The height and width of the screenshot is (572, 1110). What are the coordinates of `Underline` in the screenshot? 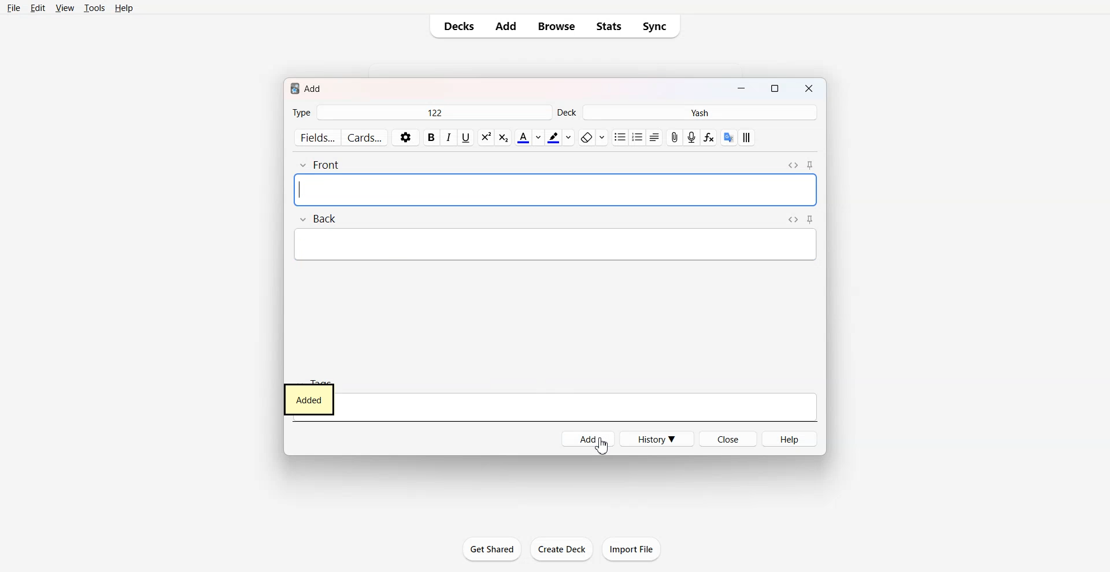 It's located at (465, 138).